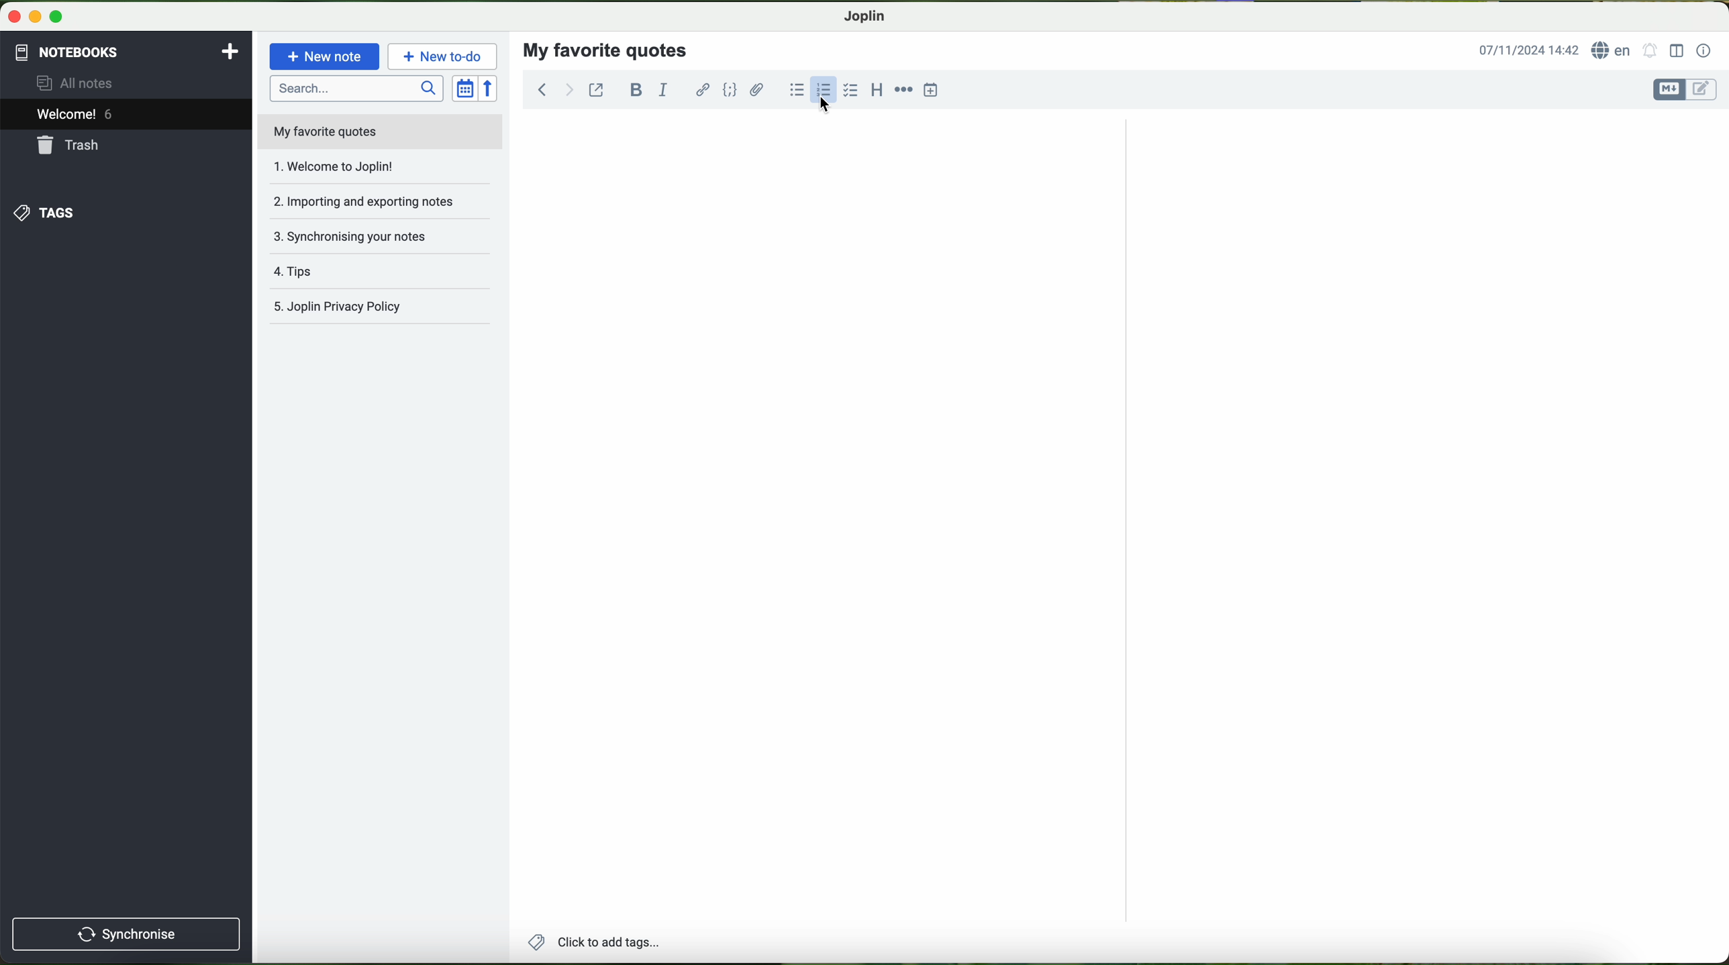 The height and width of the screenshot is (965, 1729). Describe the element at coordinates (462, 89) in the screenshot. I see `toggle sort order field` at that location.